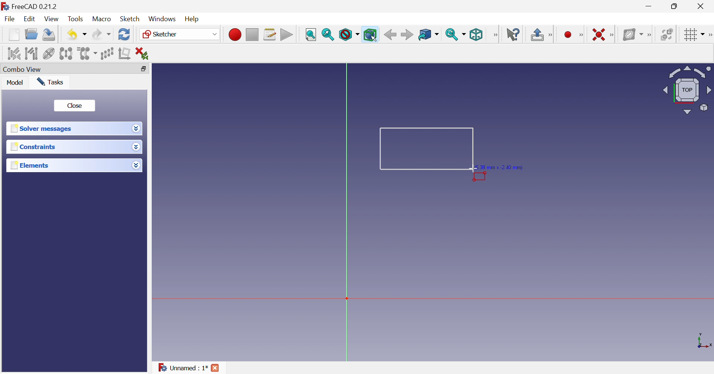 The width and height of the screenshot is (714, 374). I want to click on Sketcher constraints, so click(612, 34).